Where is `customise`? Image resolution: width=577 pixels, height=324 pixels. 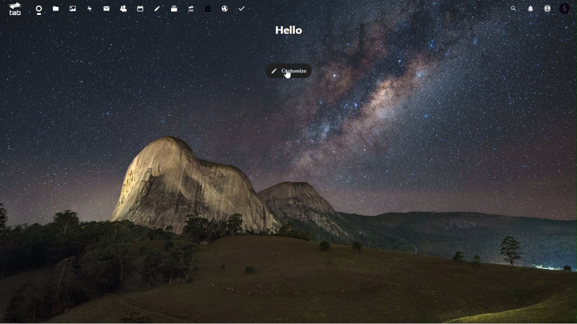
customise is located at coordinates (288, 72).